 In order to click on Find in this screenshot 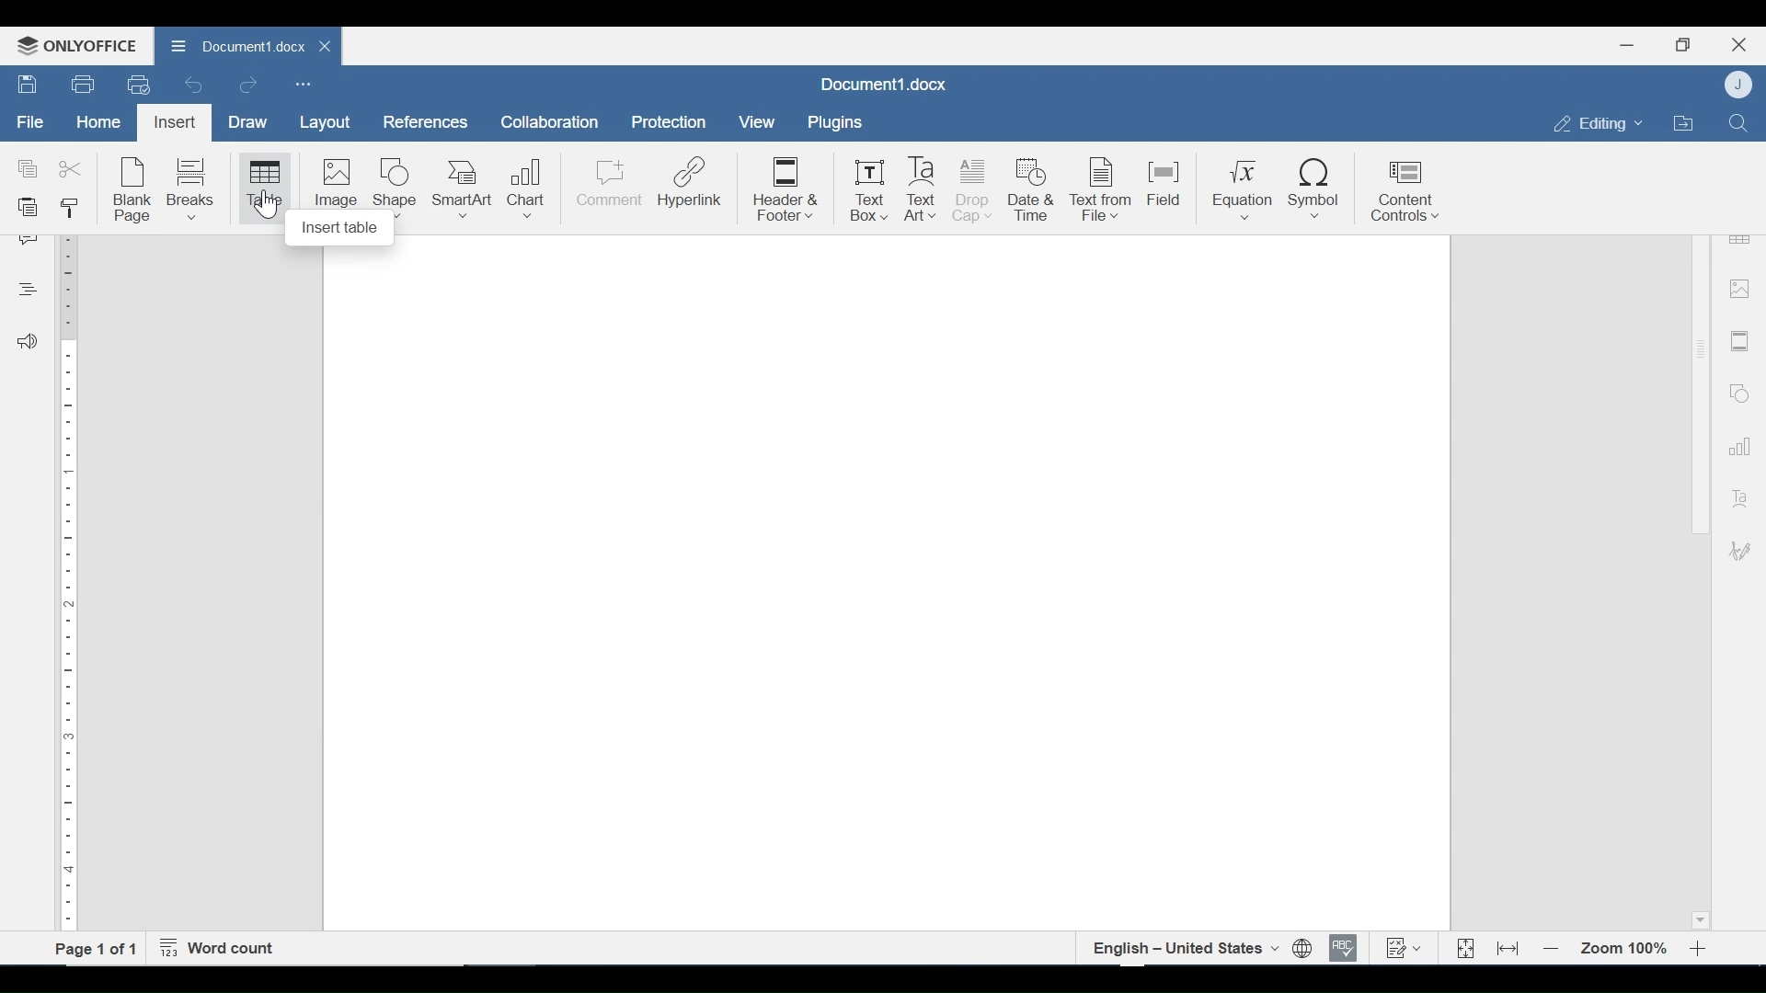, I will do `click(1737, 121)`.